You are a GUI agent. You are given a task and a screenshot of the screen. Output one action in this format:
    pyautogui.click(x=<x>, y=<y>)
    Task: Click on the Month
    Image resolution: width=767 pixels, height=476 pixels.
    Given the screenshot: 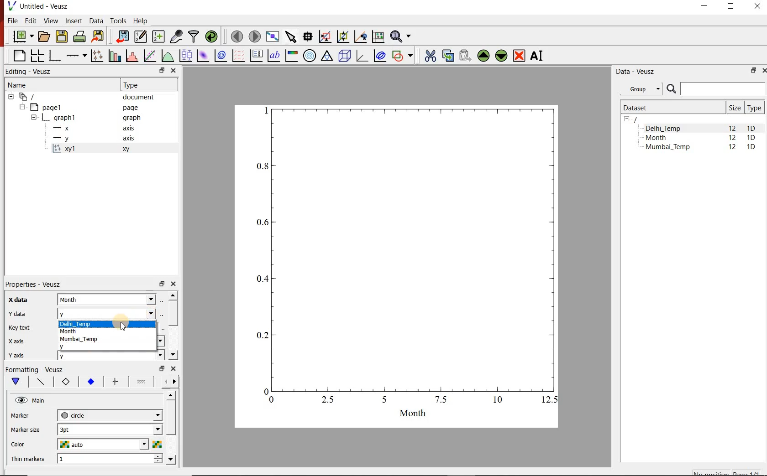 What is the action you would take?
    pyautogui.click(x=70, y=331)
    